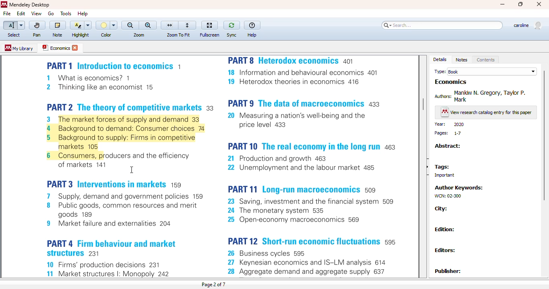  I want to click on zoom out, so click(130, 25).